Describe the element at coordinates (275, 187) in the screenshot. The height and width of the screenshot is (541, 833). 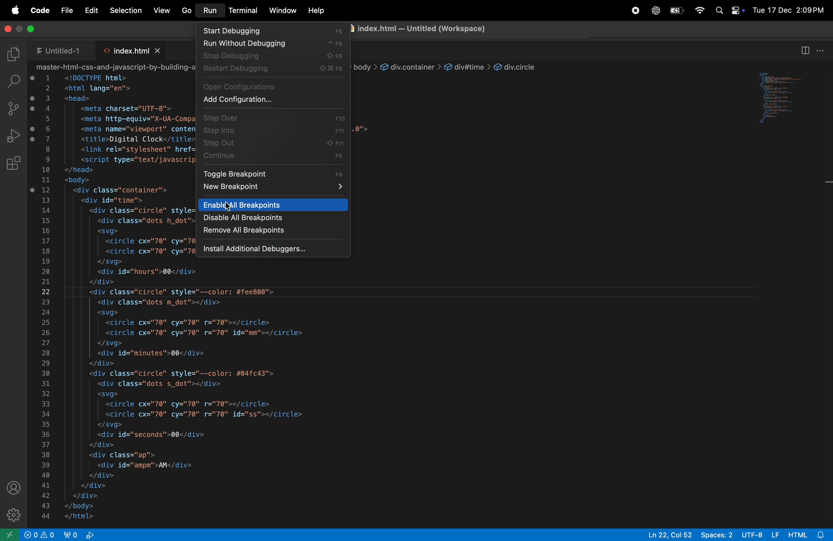
I see `new break \point` at that location.